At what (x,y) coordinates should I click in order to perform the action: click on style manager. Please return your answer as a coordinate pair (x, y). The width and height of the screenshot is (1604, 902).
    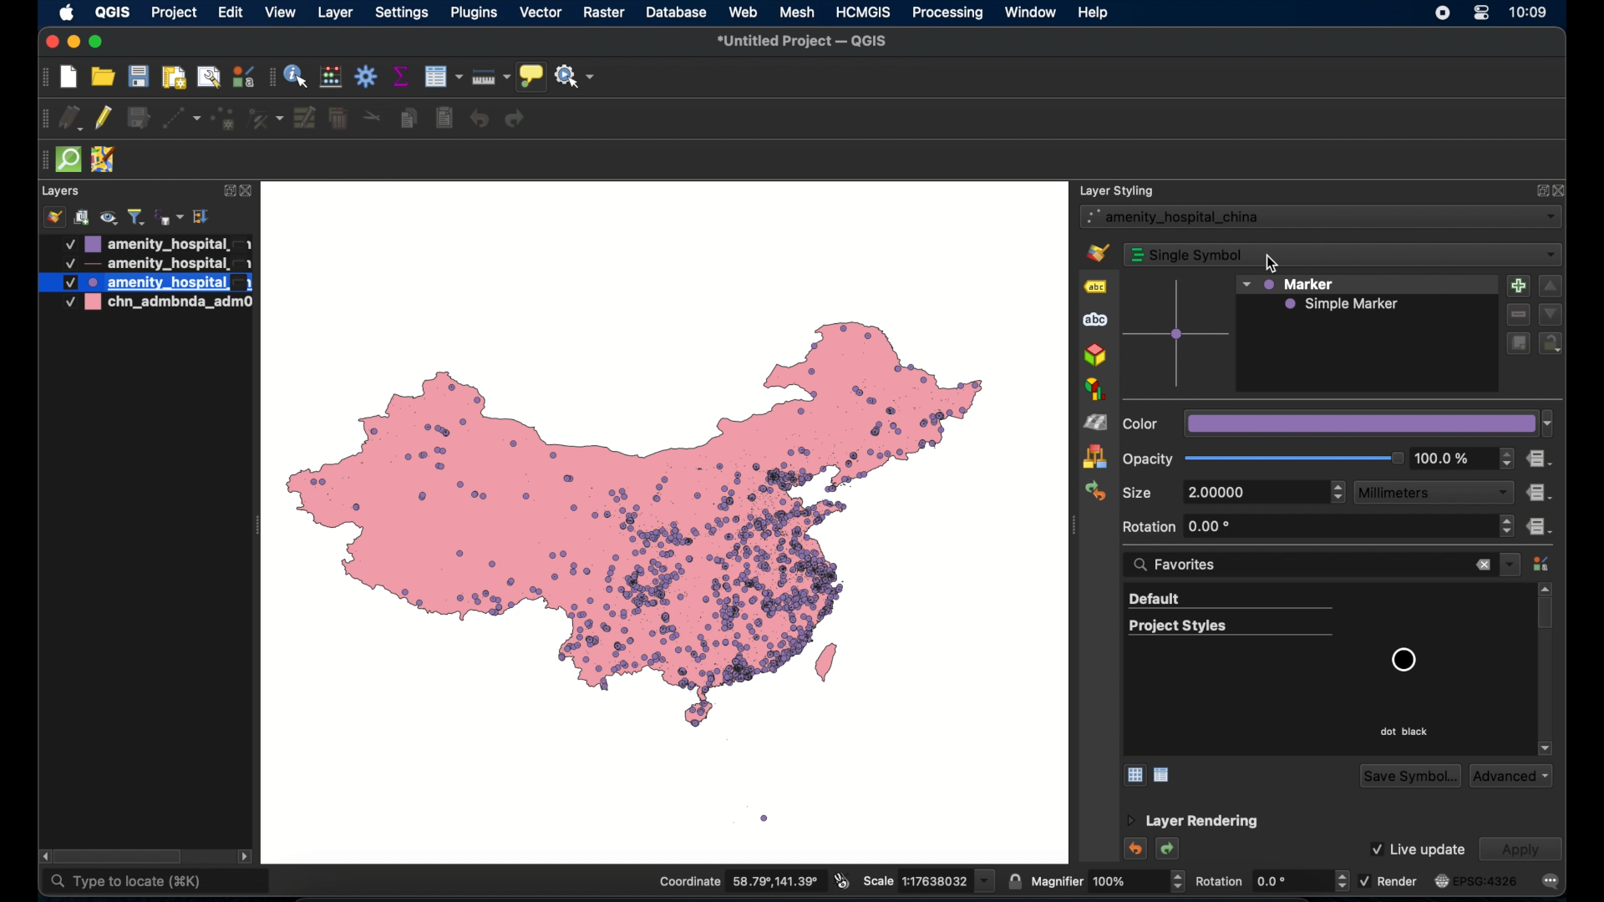
    Looking at the image, I should click on (245, 76).